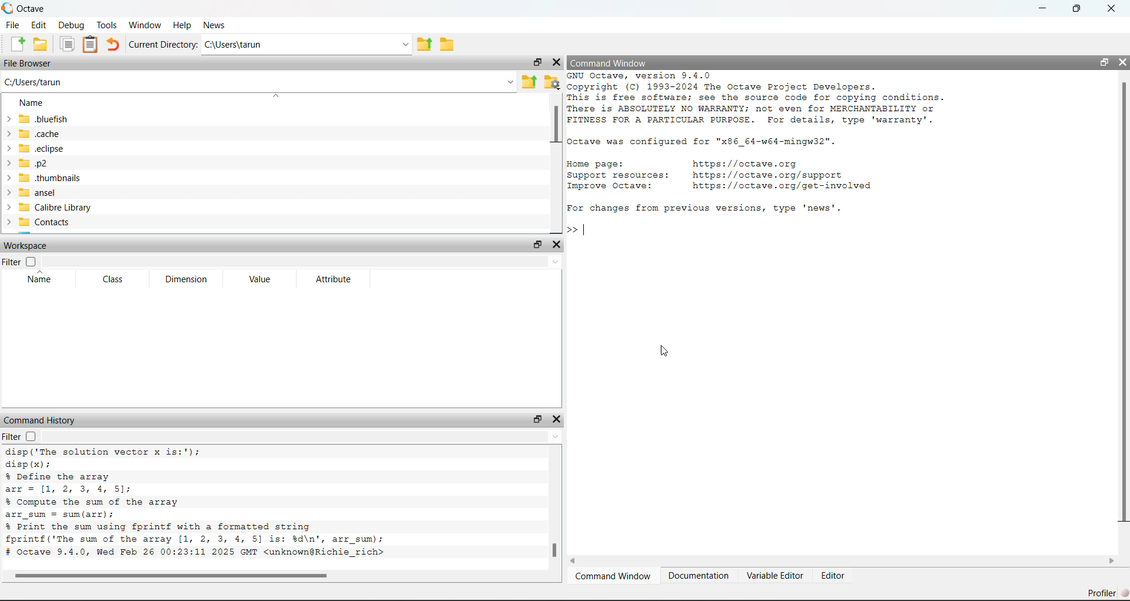 The height and width of the screenshot is (601, 1130). Describe the element at coordinates (1111, 562) in the screenshot. I see `Scroll bar right` at that location.